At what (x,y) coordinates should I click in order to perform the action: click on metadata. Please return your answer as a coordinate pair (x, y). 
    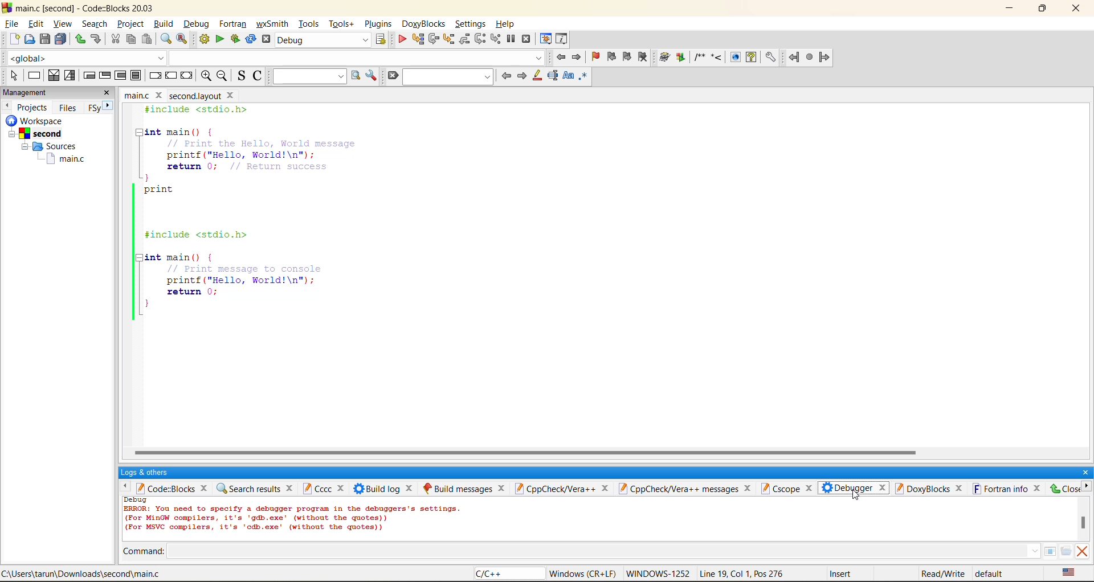
    Looking at the image, I should click on (779, 573).